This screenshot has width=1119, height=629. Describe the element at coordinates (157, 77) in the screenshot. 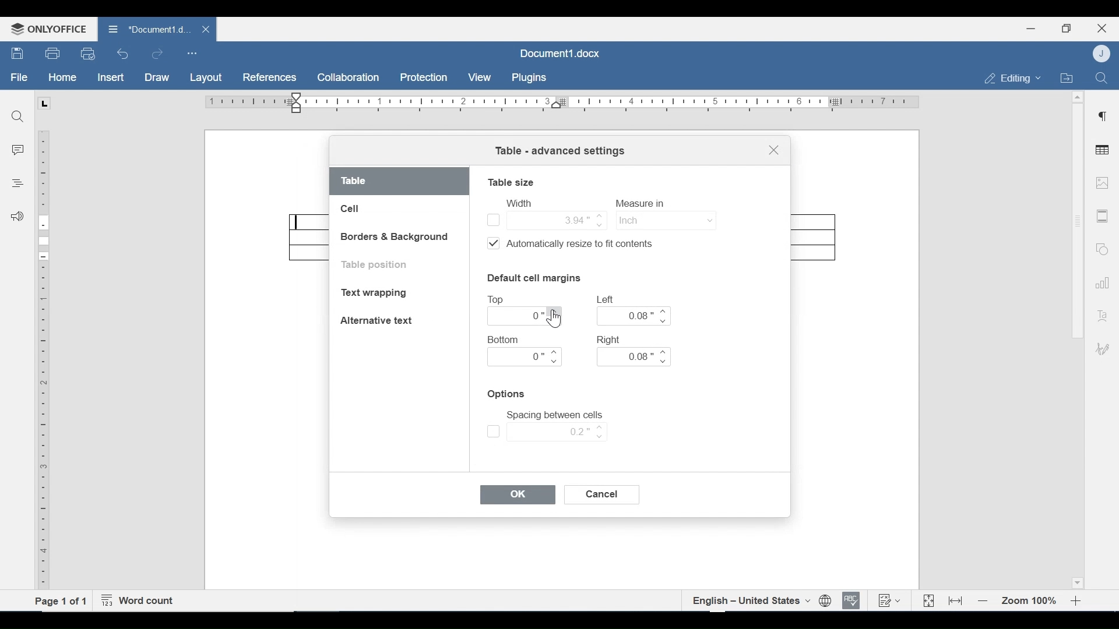

I see `Draw` at that location.